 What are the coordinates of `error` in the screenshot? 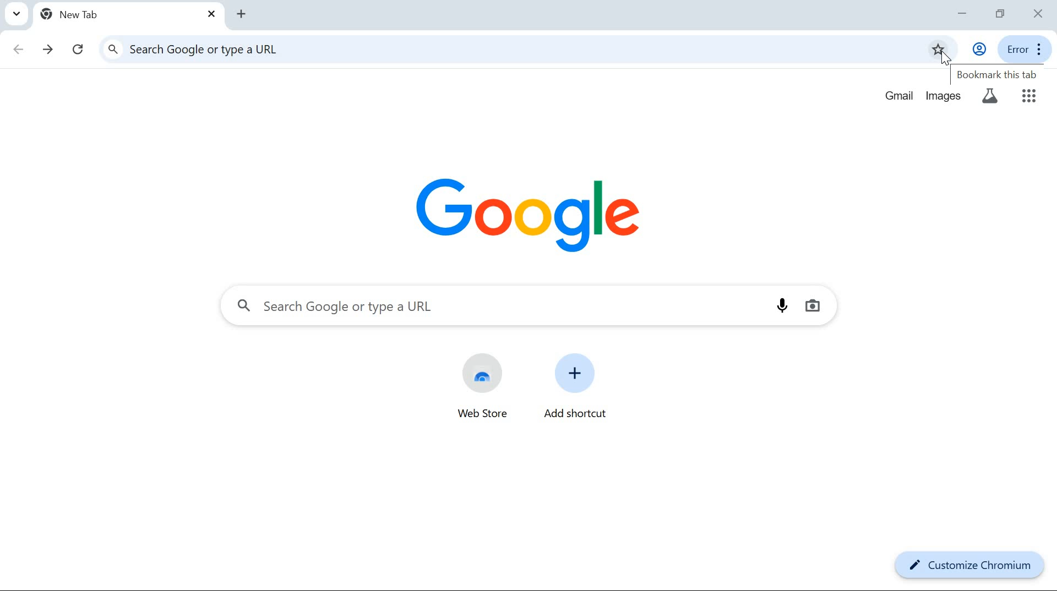 It's located at (1016, 48).